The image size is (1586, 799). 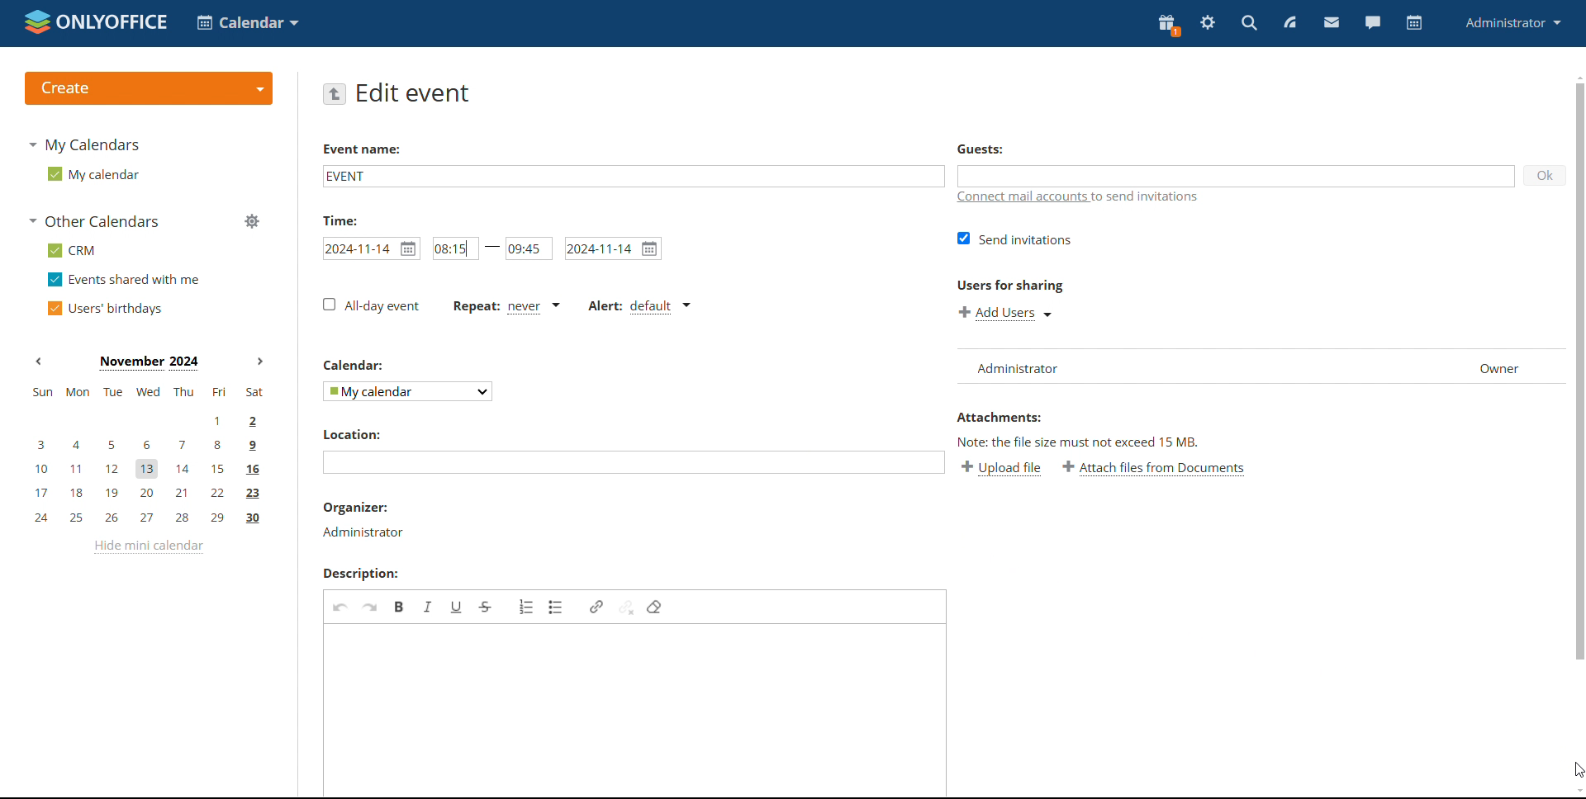 What do you see at coordinates (1193, 366) in the screenshot?
I see `list of users` at bounding box center [1193, 366].